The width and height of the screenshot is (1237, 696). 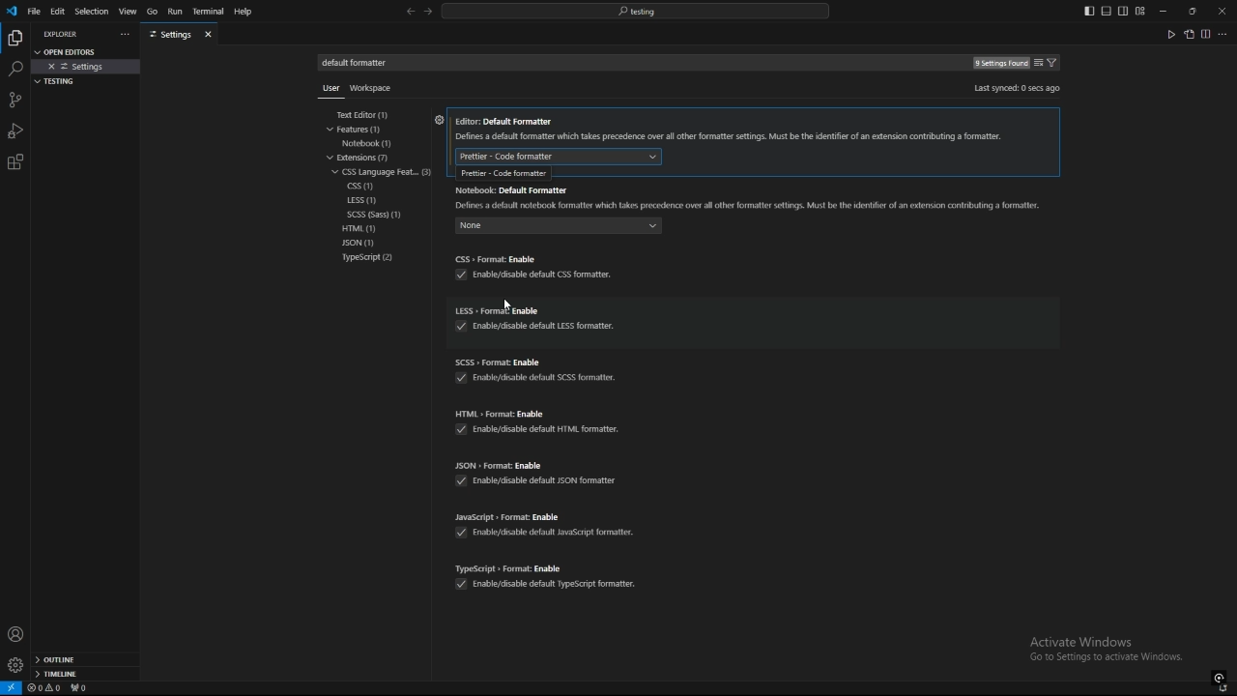 What do you see at coordinates (91, 12) in the screenshot?
I see `selection` at bounding box center [91, 12].